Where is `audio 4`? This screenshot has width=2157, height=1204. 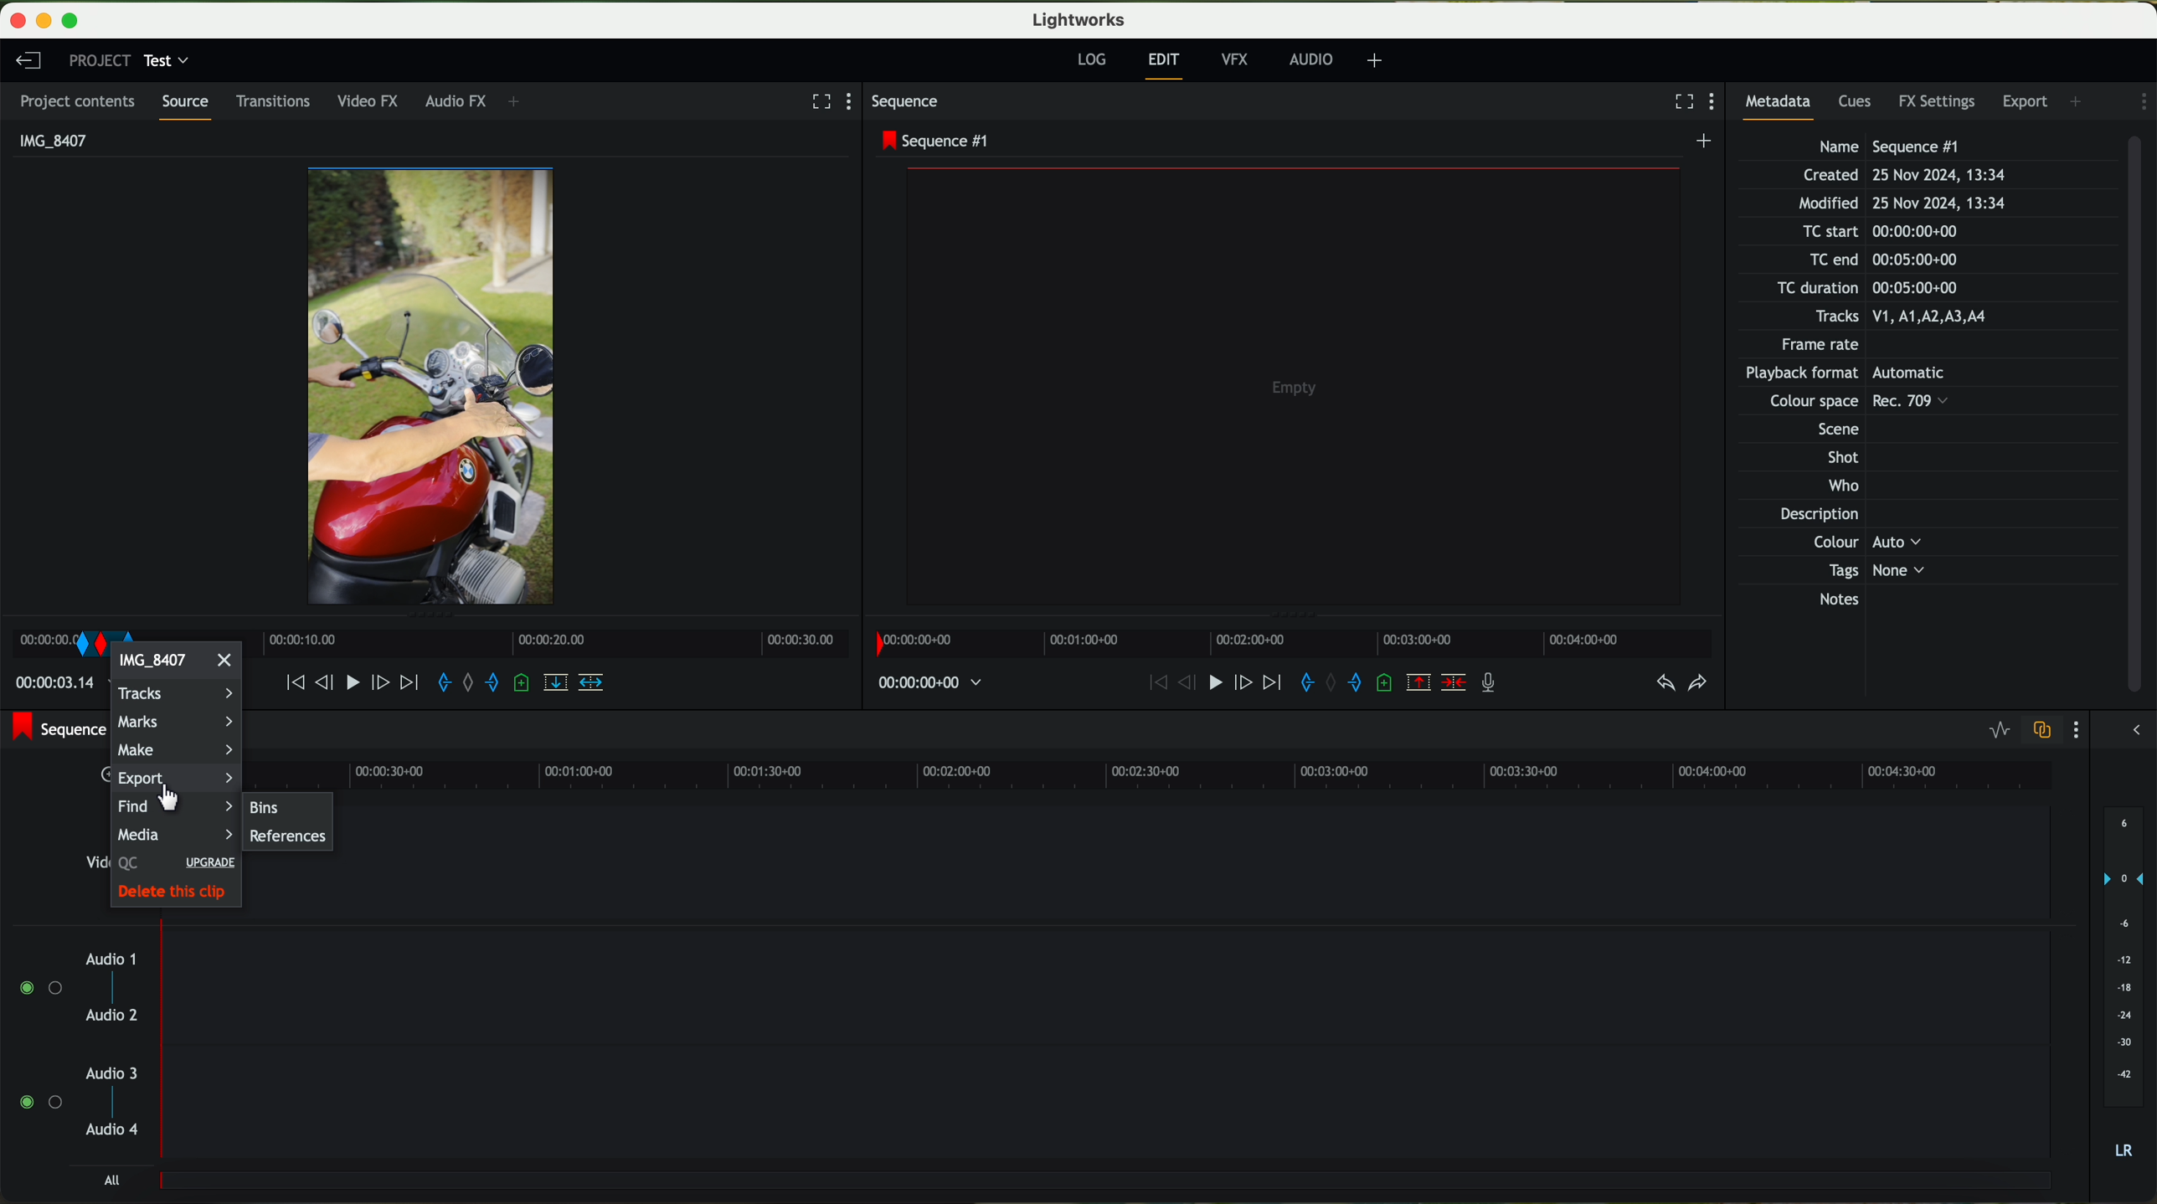 audio 4 is located at coordinates (113, 1134).